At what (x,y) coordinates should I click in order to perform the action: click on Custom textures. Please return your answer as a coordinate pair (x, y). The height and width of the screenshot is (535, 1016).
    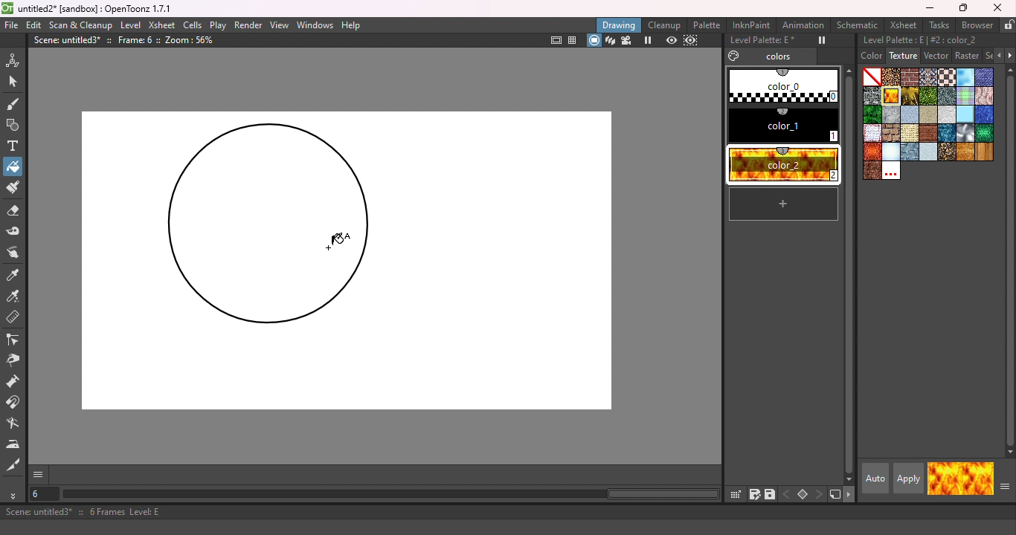
    Looking at the image, I should click on (892, 172).